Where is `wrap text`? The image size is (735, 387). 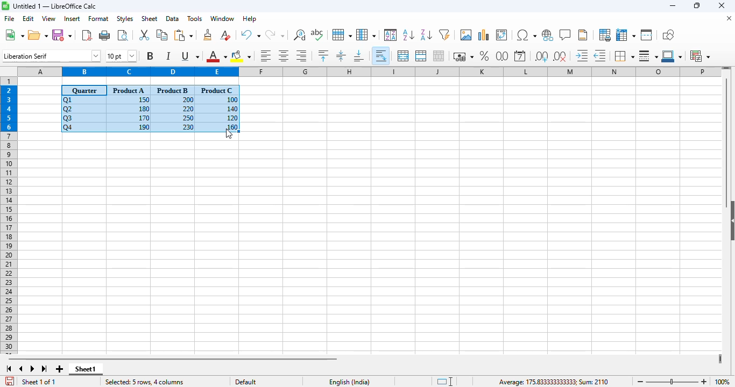
wrap text is located at coordinates (381, 56).